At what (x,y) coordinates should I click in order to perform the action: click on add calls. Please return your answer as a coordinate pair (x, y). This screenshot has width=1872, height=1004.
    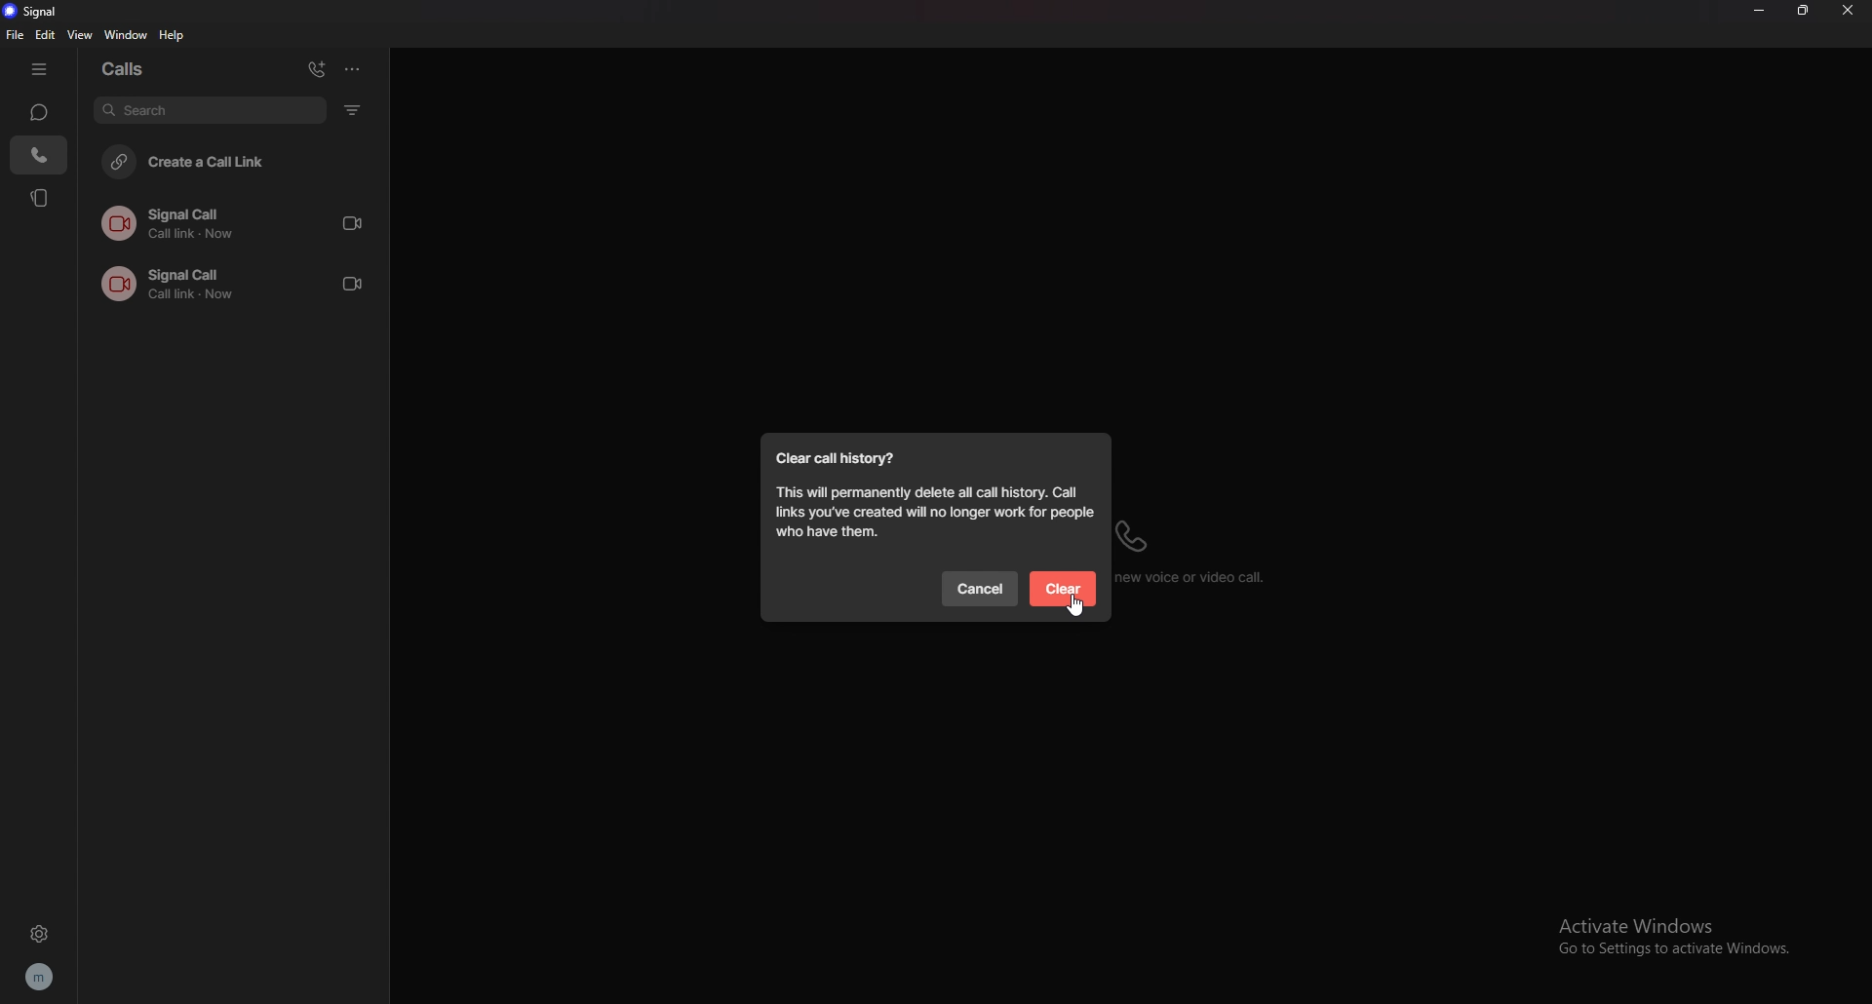
    Looking at the image, I should click on (317, 69).